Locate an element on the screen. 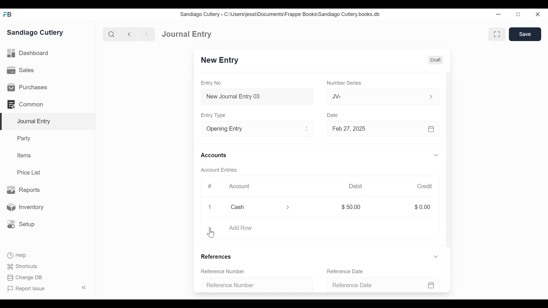 The height and width of the screenshot is (308, 548). $50.00 is located at coordinates (354, 207).